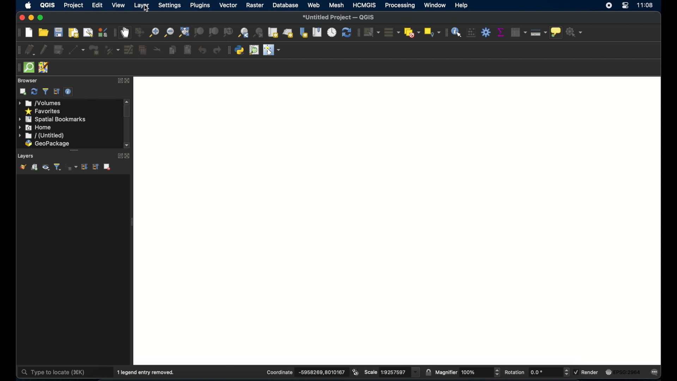 Image resolution: width=677 pixels, height=381 pixels. What do you see at coordinates (428, 371) in the screenshot?
I see `lock scale` at bounding box center [428, 371].